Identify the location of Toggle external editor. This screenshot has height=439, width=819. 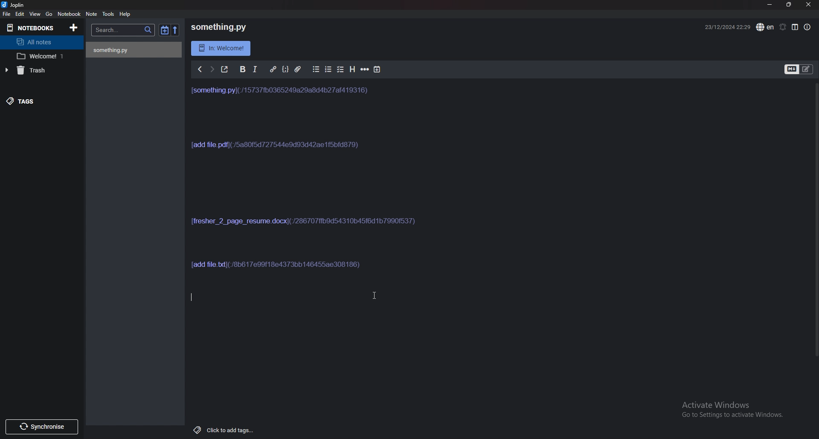
(225, 69).